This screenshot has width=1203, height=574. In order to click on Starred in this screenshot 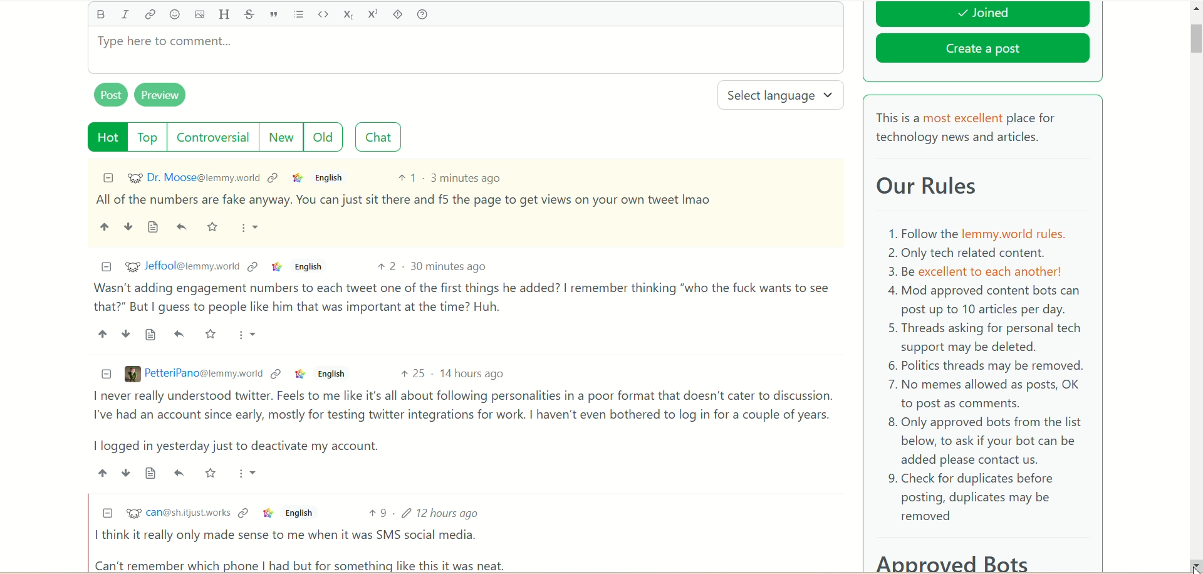, I will do `click(212, 472)`.